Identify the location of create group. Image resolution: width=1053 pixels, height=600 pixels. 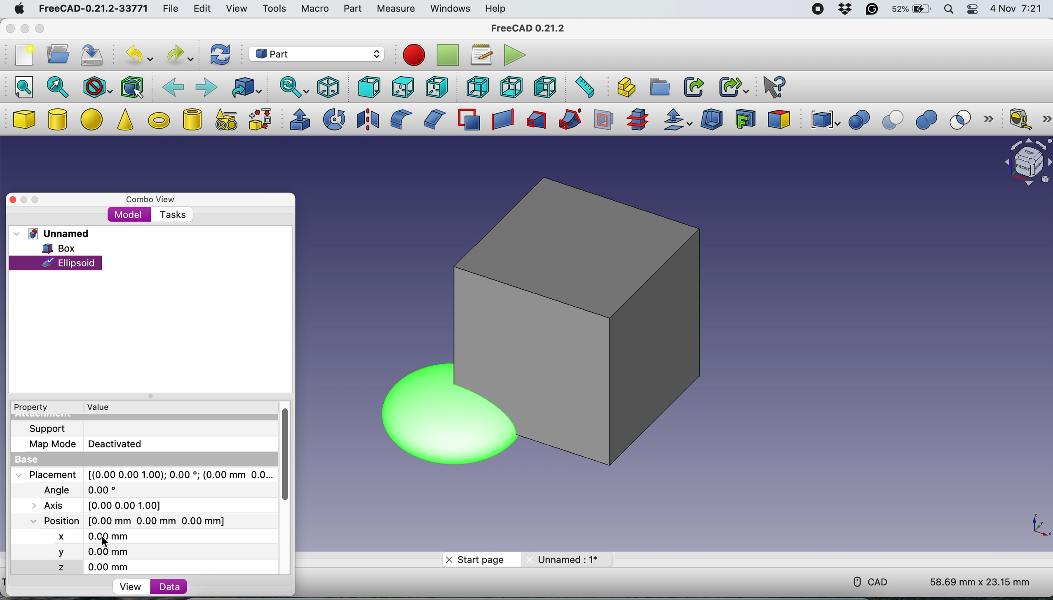
(661, 87).